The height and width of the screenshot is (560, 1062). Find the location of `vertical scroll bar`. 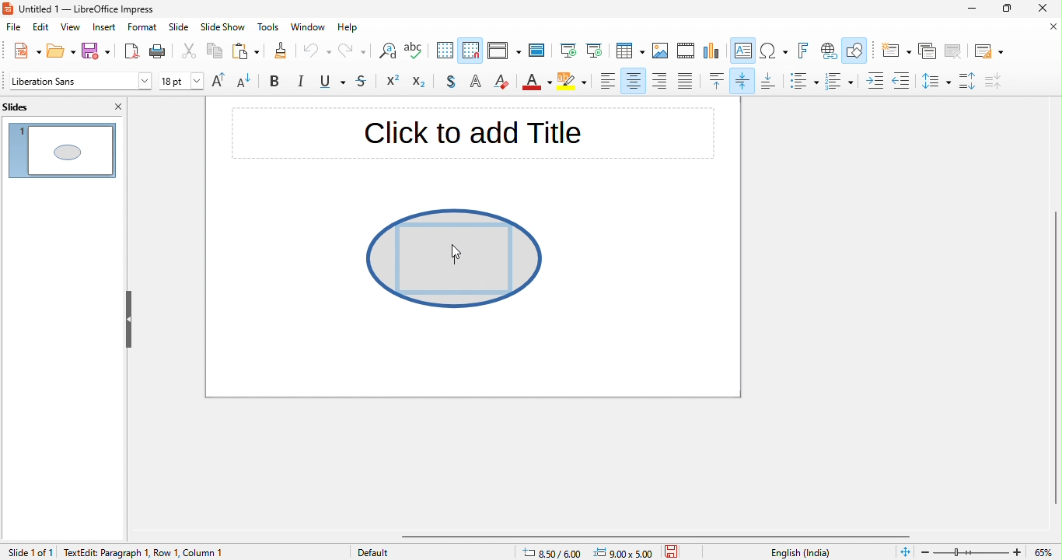

vertical scroll bar is located at coordinates (1053, 348).